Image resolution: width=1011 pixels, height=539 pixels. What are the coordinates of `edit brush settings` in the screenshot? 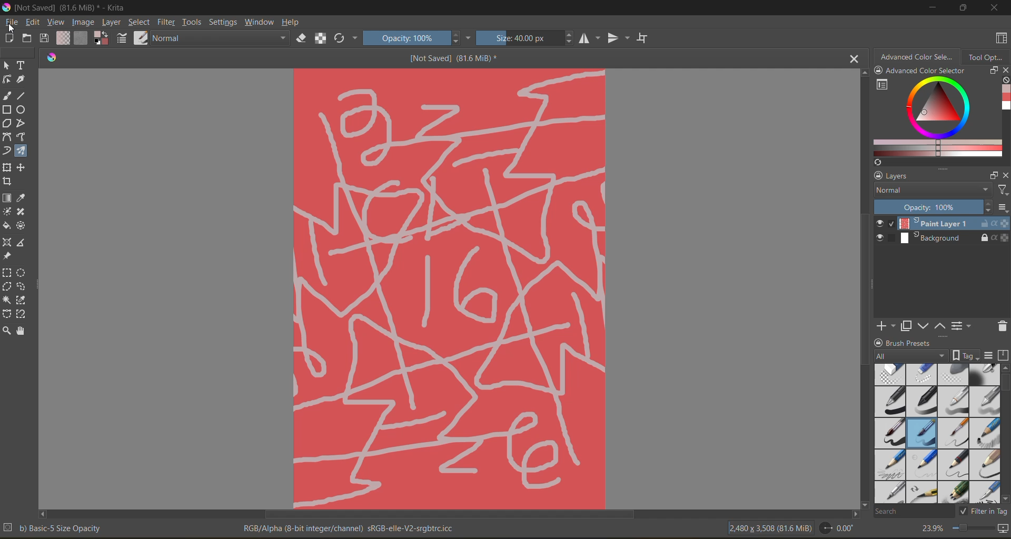 It's located at (122, 39).